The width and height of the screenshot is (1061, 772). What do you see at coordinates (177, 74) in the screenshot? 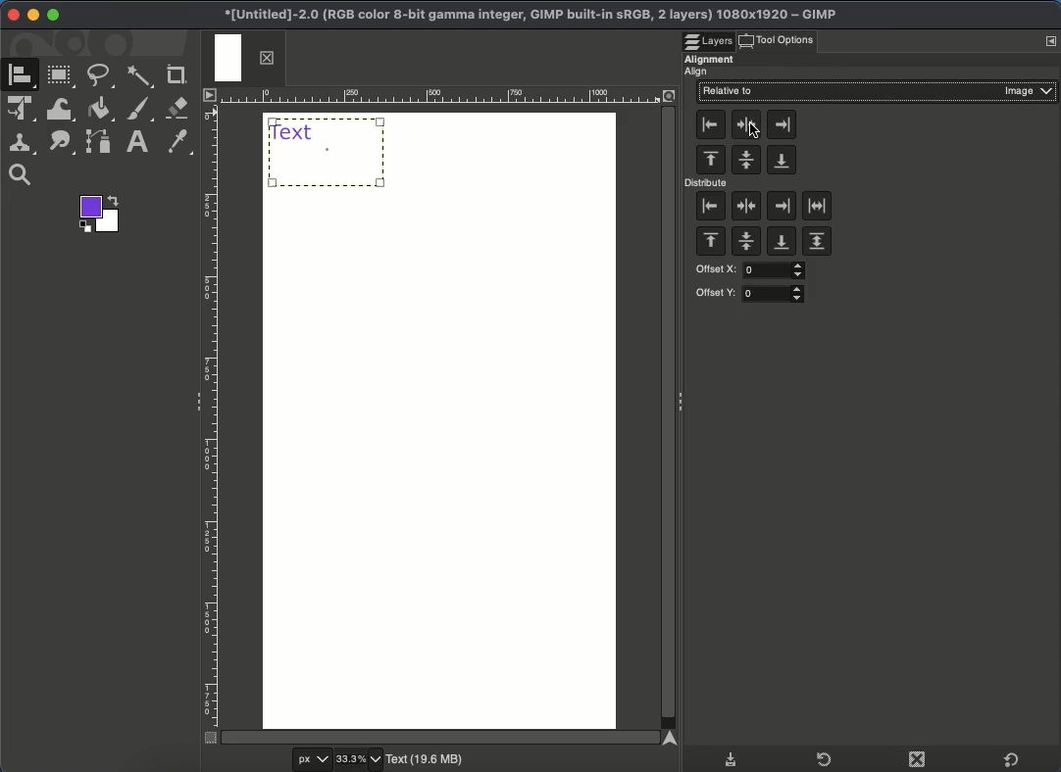
I see `Crop` at bounding box center [177, 74].